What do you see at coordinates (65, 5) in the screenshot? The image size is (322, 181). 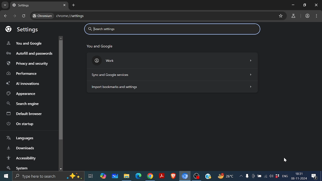 I see `Close current tab` at bounding box center [65, 5].